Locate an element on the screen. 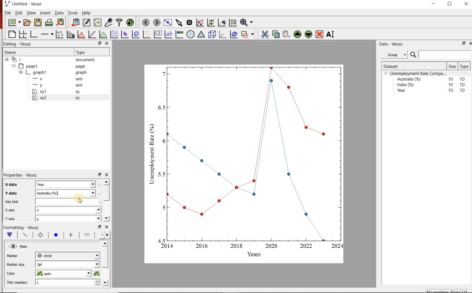 This screenshot has width=472, height=293. move to previous page is located at coordinates (146, 22).